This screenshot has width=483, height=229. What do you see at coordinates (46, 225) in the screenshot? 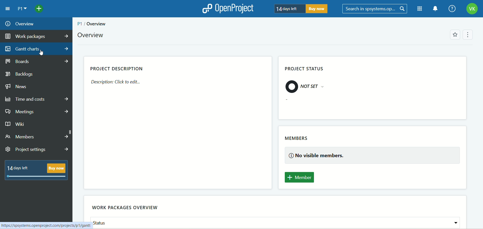
I see `https://spsystems.openproject.com/projects/p1/gant` at bounding box center [46, 225].